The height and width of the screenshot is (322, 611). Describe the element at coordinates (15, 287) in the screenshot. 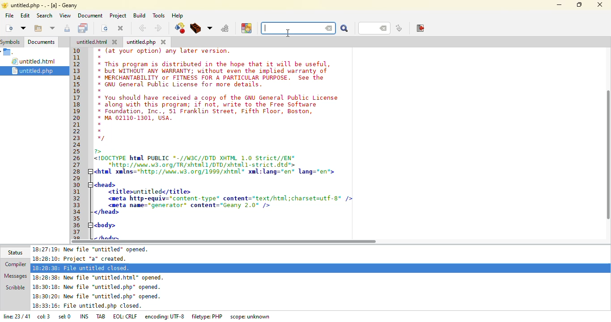

I see `scribble` at that location.